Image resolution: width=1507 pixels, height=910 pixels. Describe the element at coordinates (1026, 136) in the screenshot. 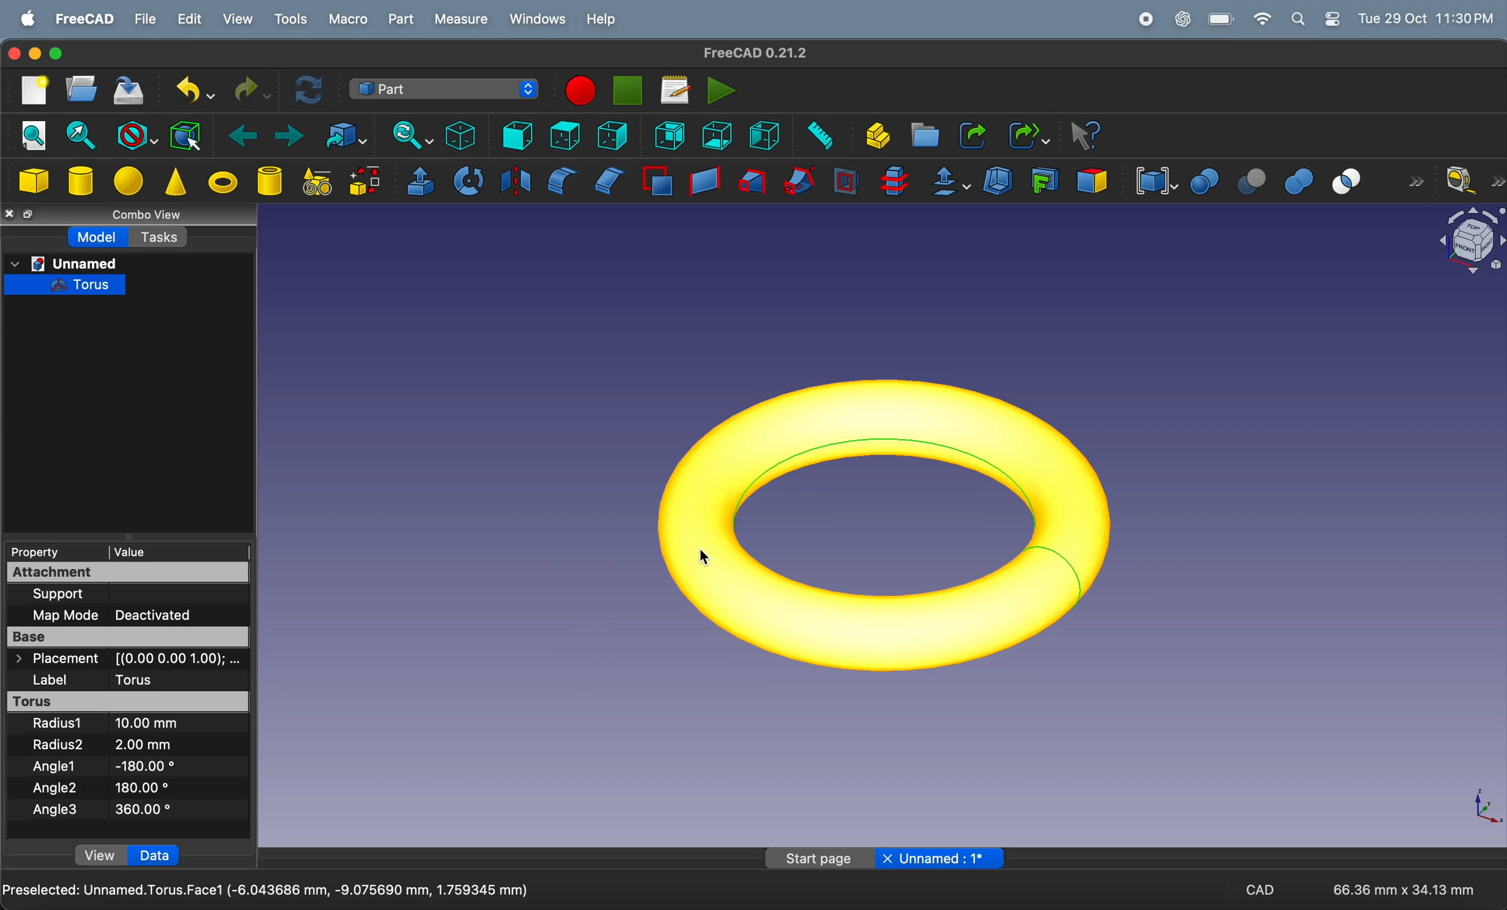

I see `make sub link` at that location.